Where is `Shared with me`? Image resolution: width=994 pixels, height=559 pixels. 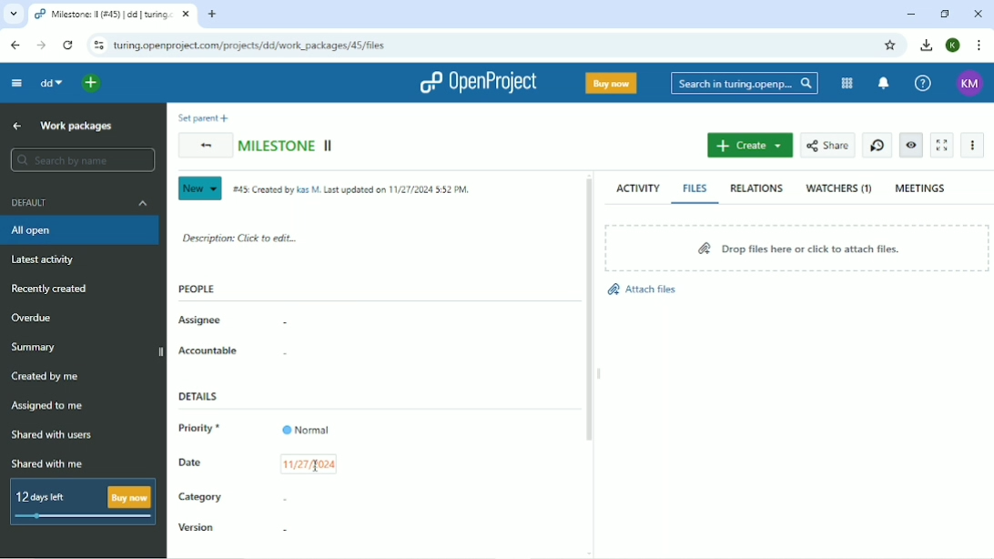
Shared with me is located at coordinates (50, 463).